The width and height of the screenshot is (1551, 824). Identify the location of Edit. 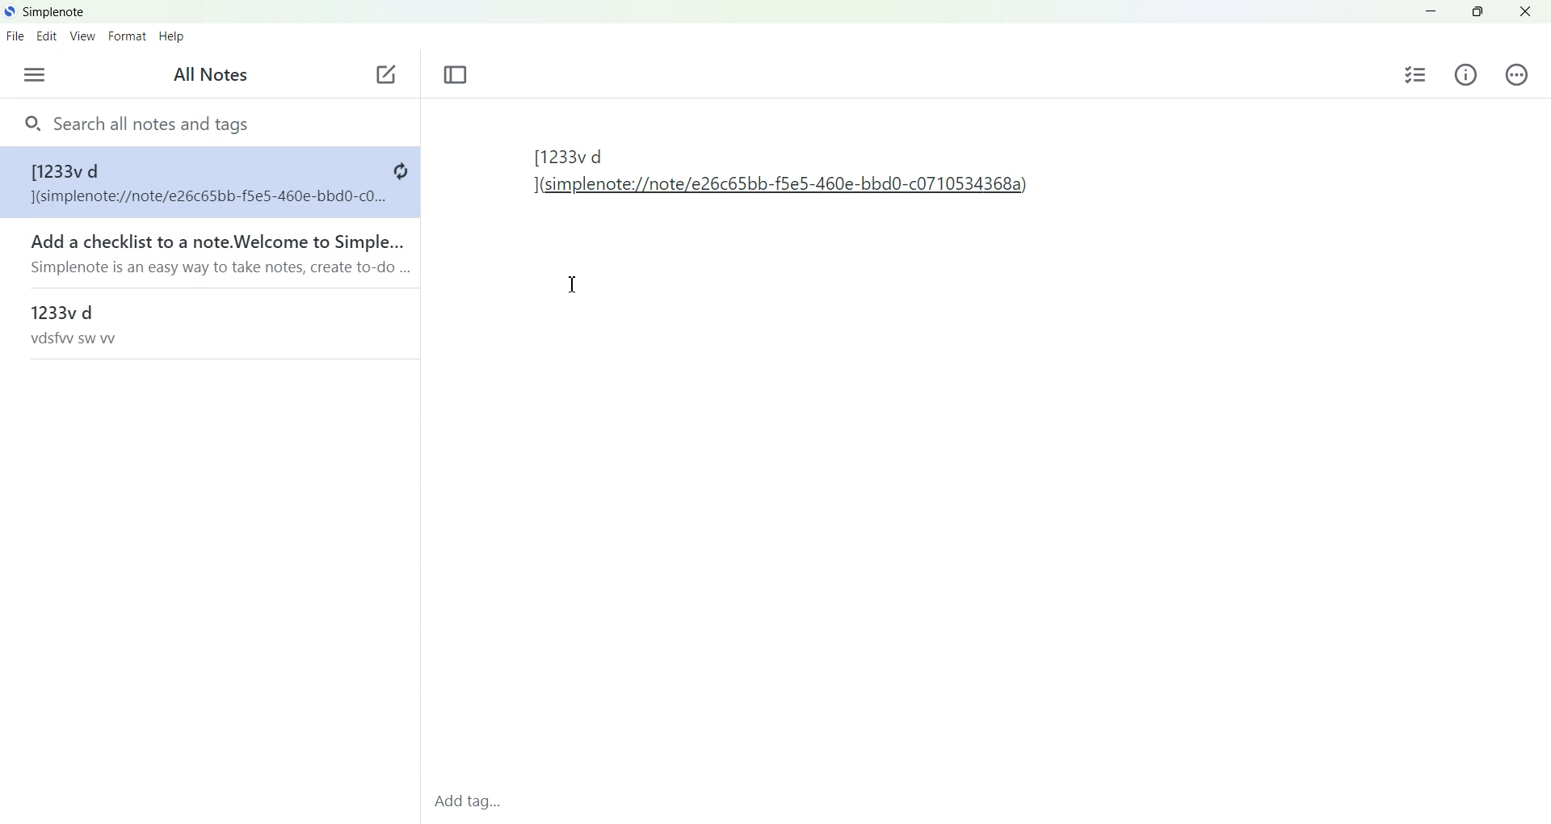
(45, 35).